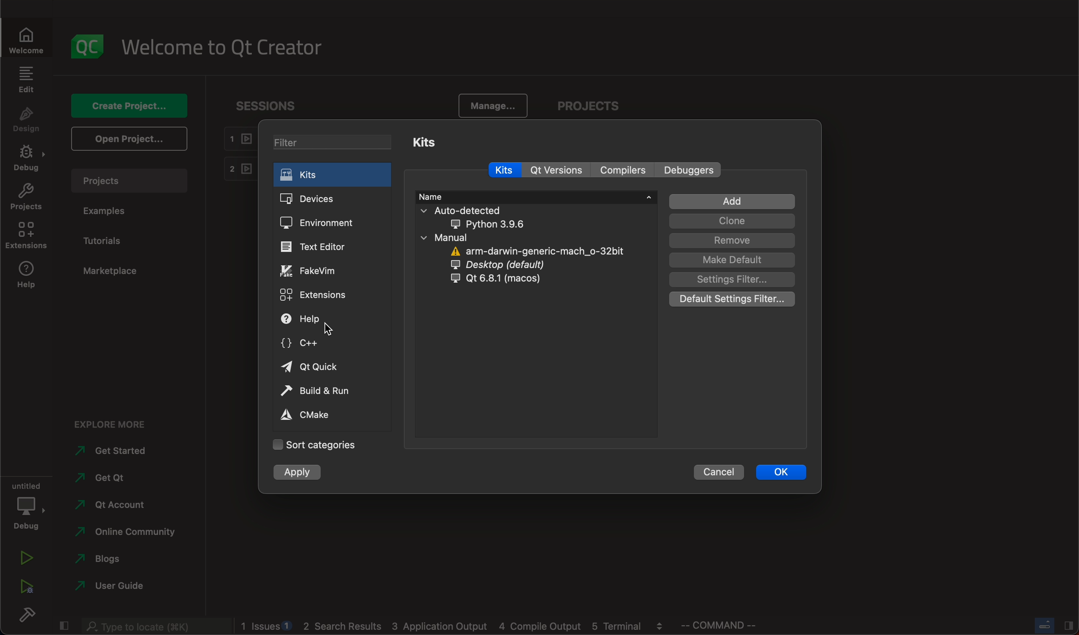  What do you see at coordinates (30, 235) in the screenshot?
I see `extensions` at bounding box center [30, 235].